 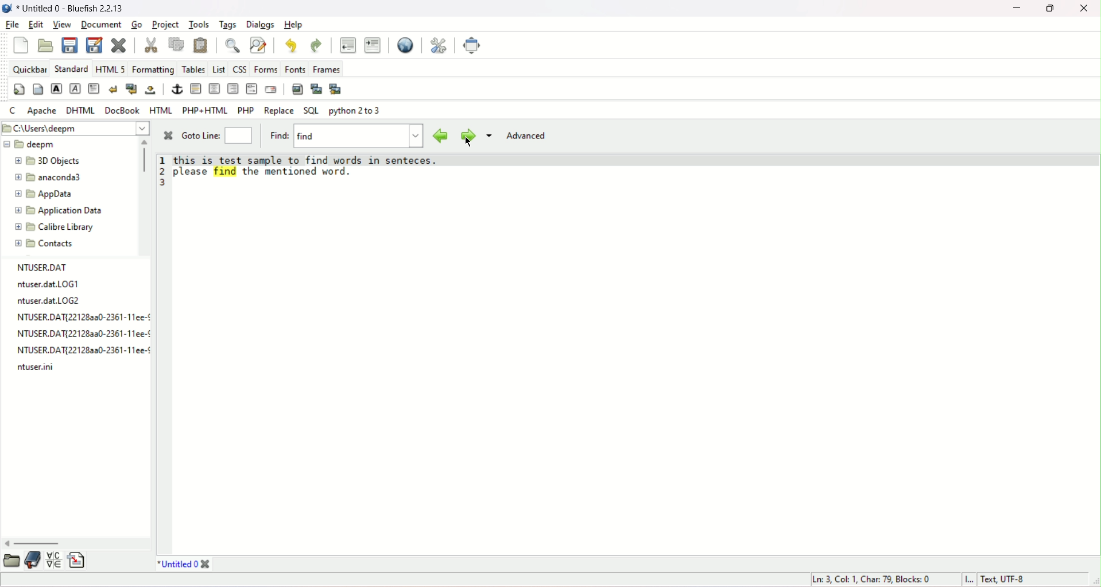 I want to click on insert file, so click(x=77, y=558).